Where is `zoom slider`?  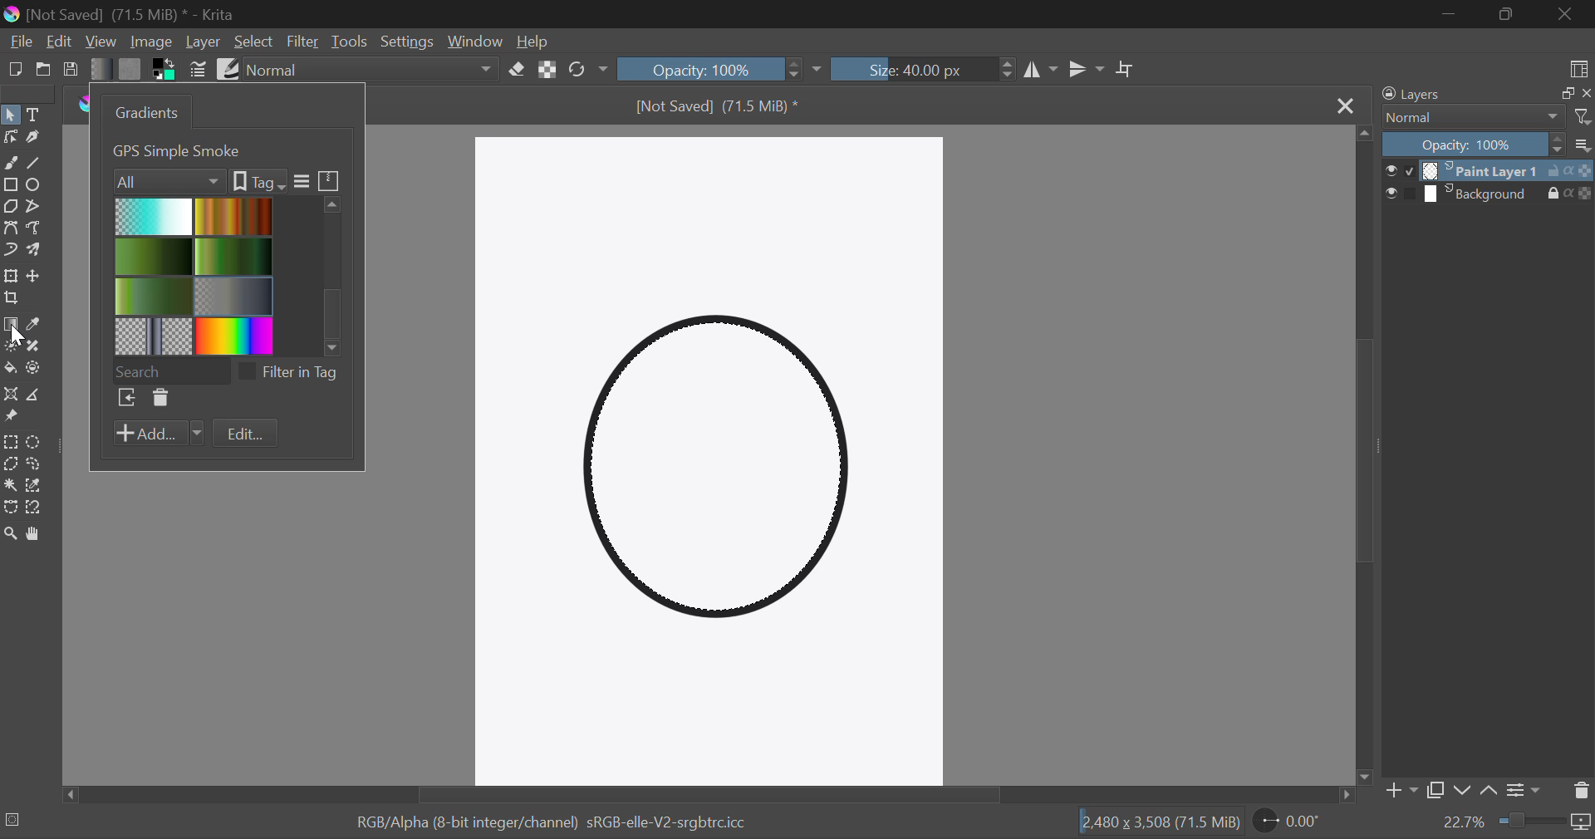
zoom slider is located at coordinates (1533, 819).